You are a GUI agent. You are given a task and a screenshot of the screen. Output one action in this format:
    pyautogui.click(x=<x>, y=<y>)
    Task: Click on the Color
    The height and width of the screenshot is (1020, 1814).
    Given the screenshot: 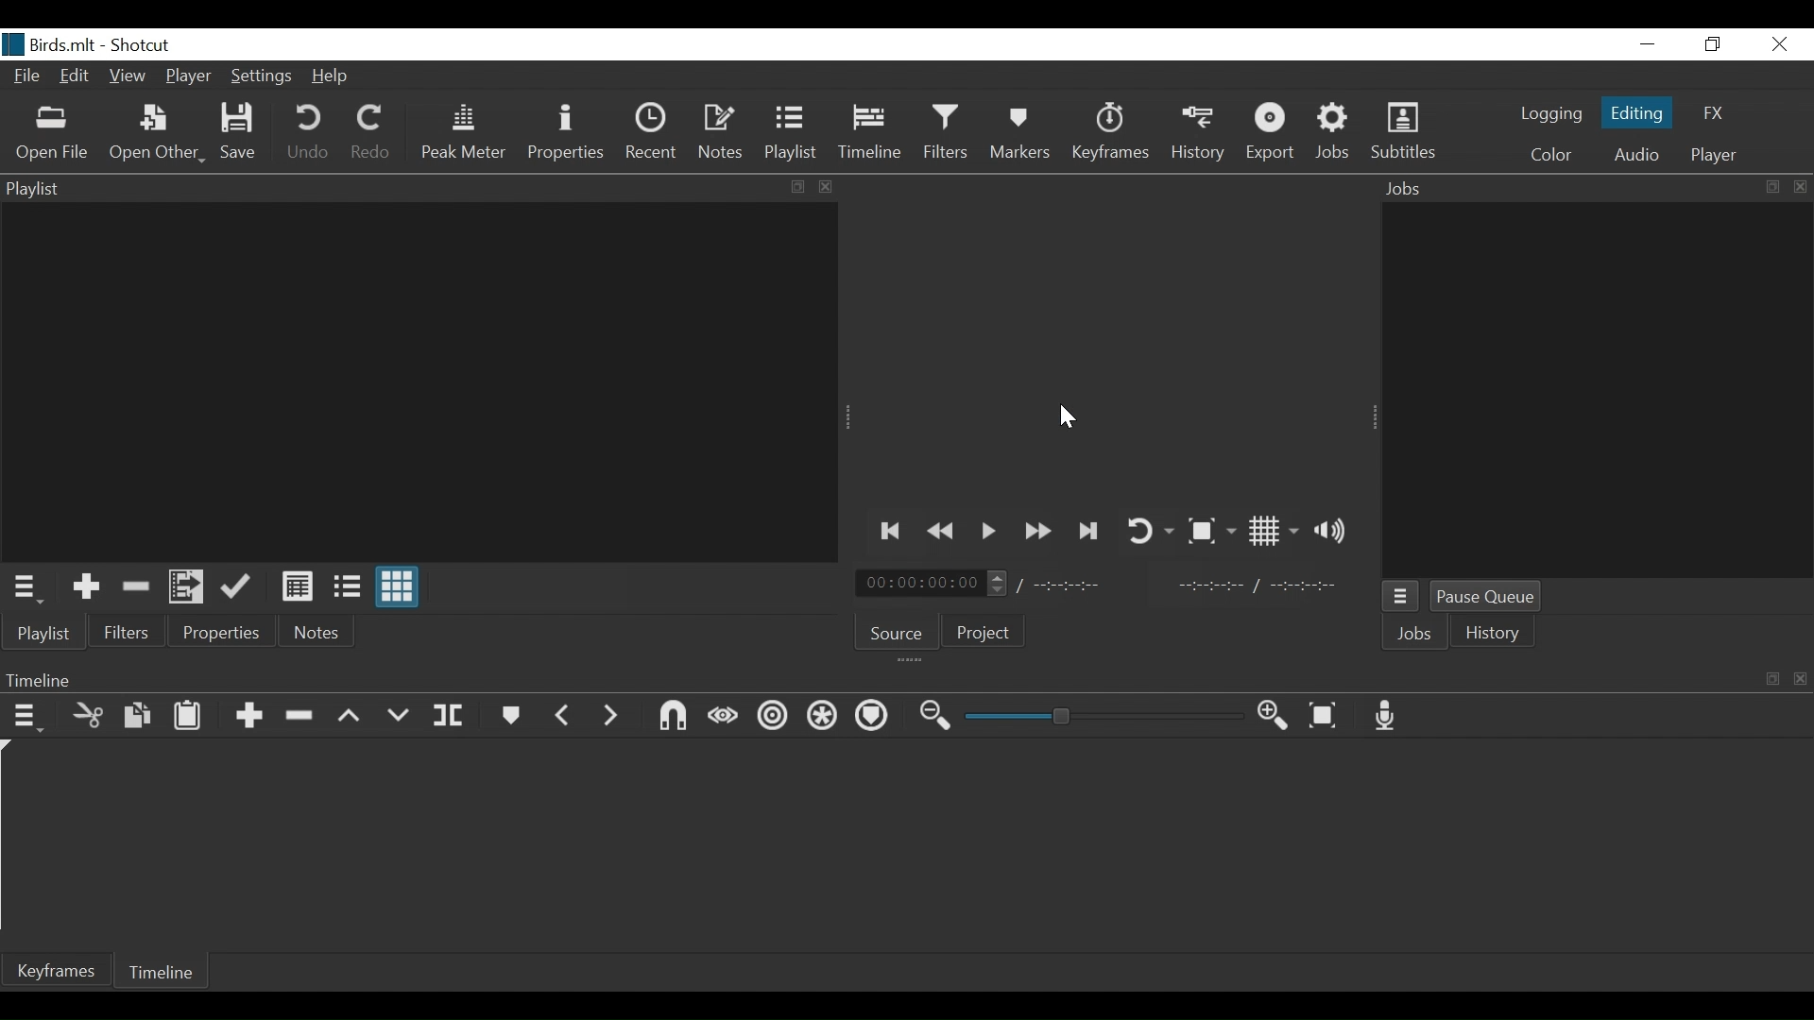 What is the action you would take?
    pyautogui.click(x=1551, y=154)
    